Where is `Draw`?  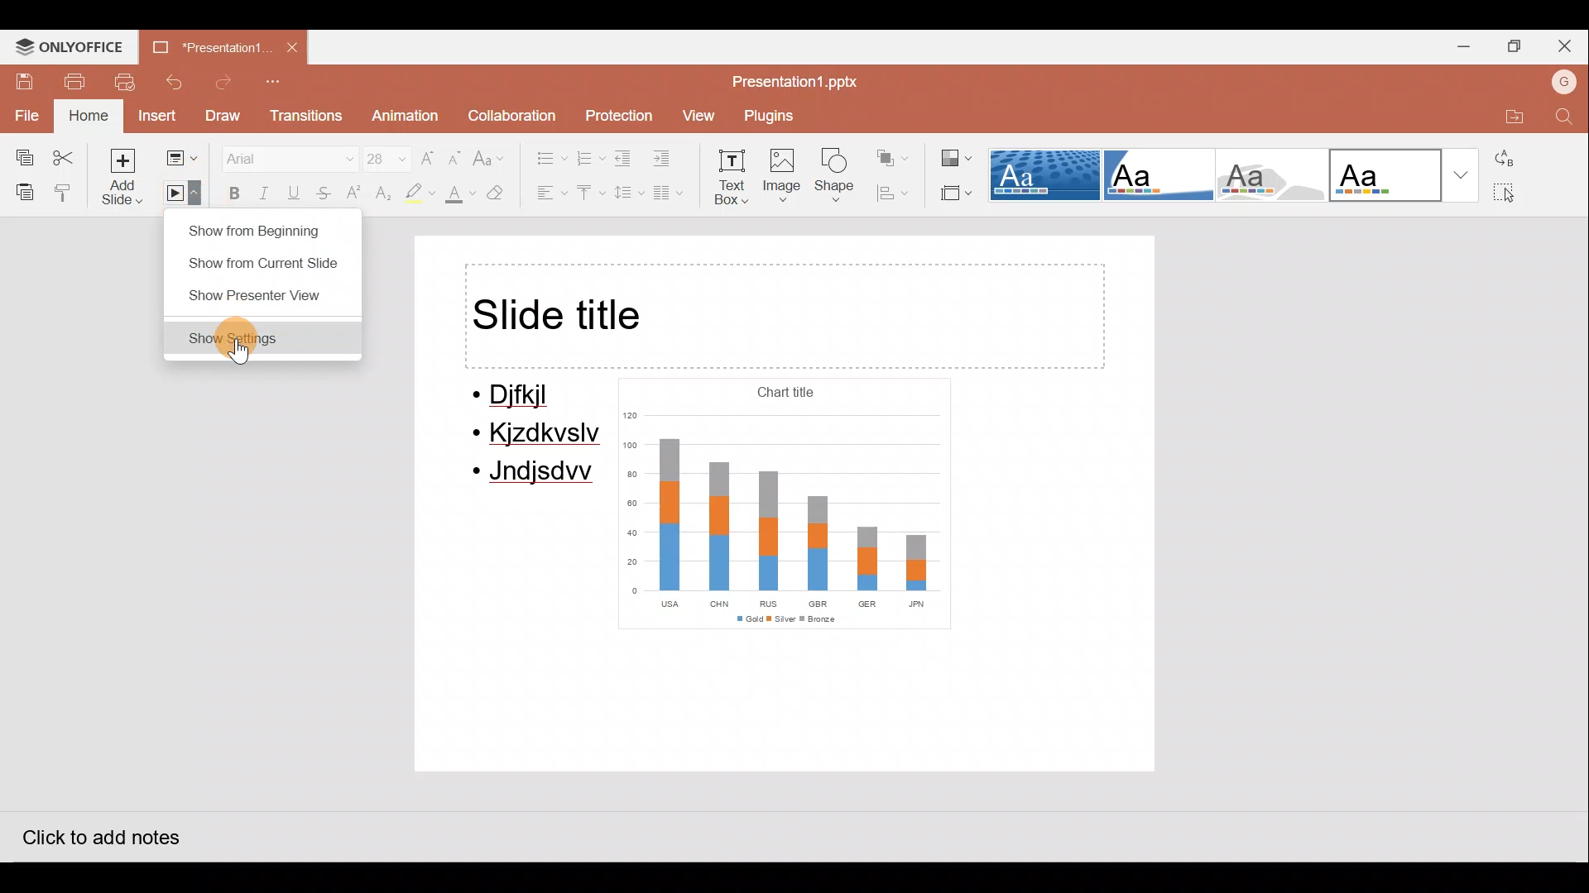
Draw is located at coordinates (222, 121).